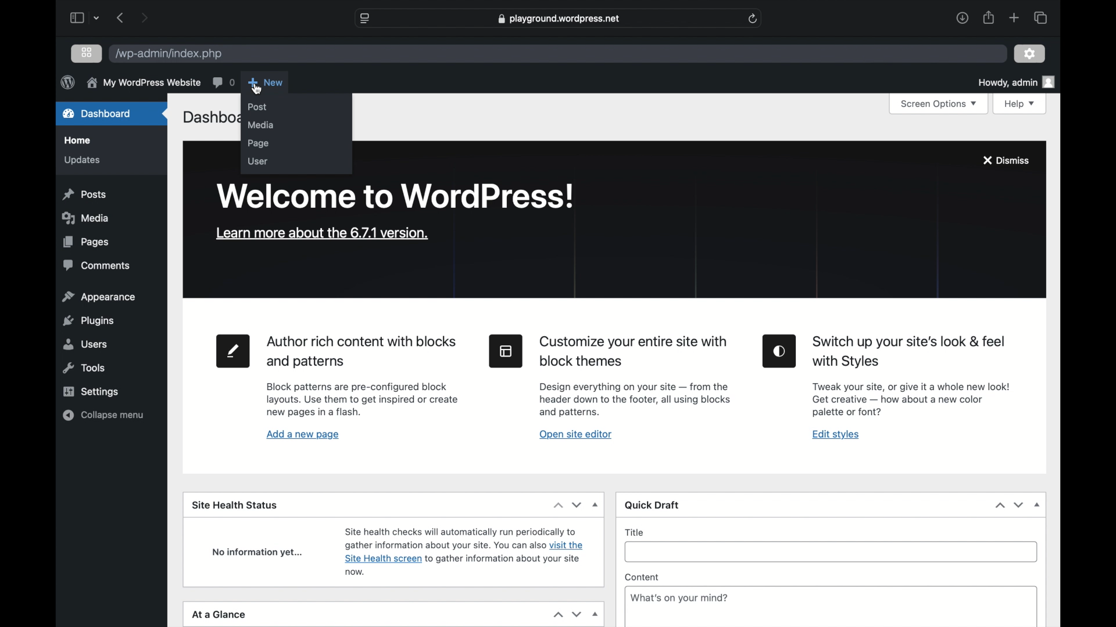 This screenshot has width=1116, height=627. Describe the element at coordinates (1005, 161) in the screenshot. I see `dismiss` at that location.